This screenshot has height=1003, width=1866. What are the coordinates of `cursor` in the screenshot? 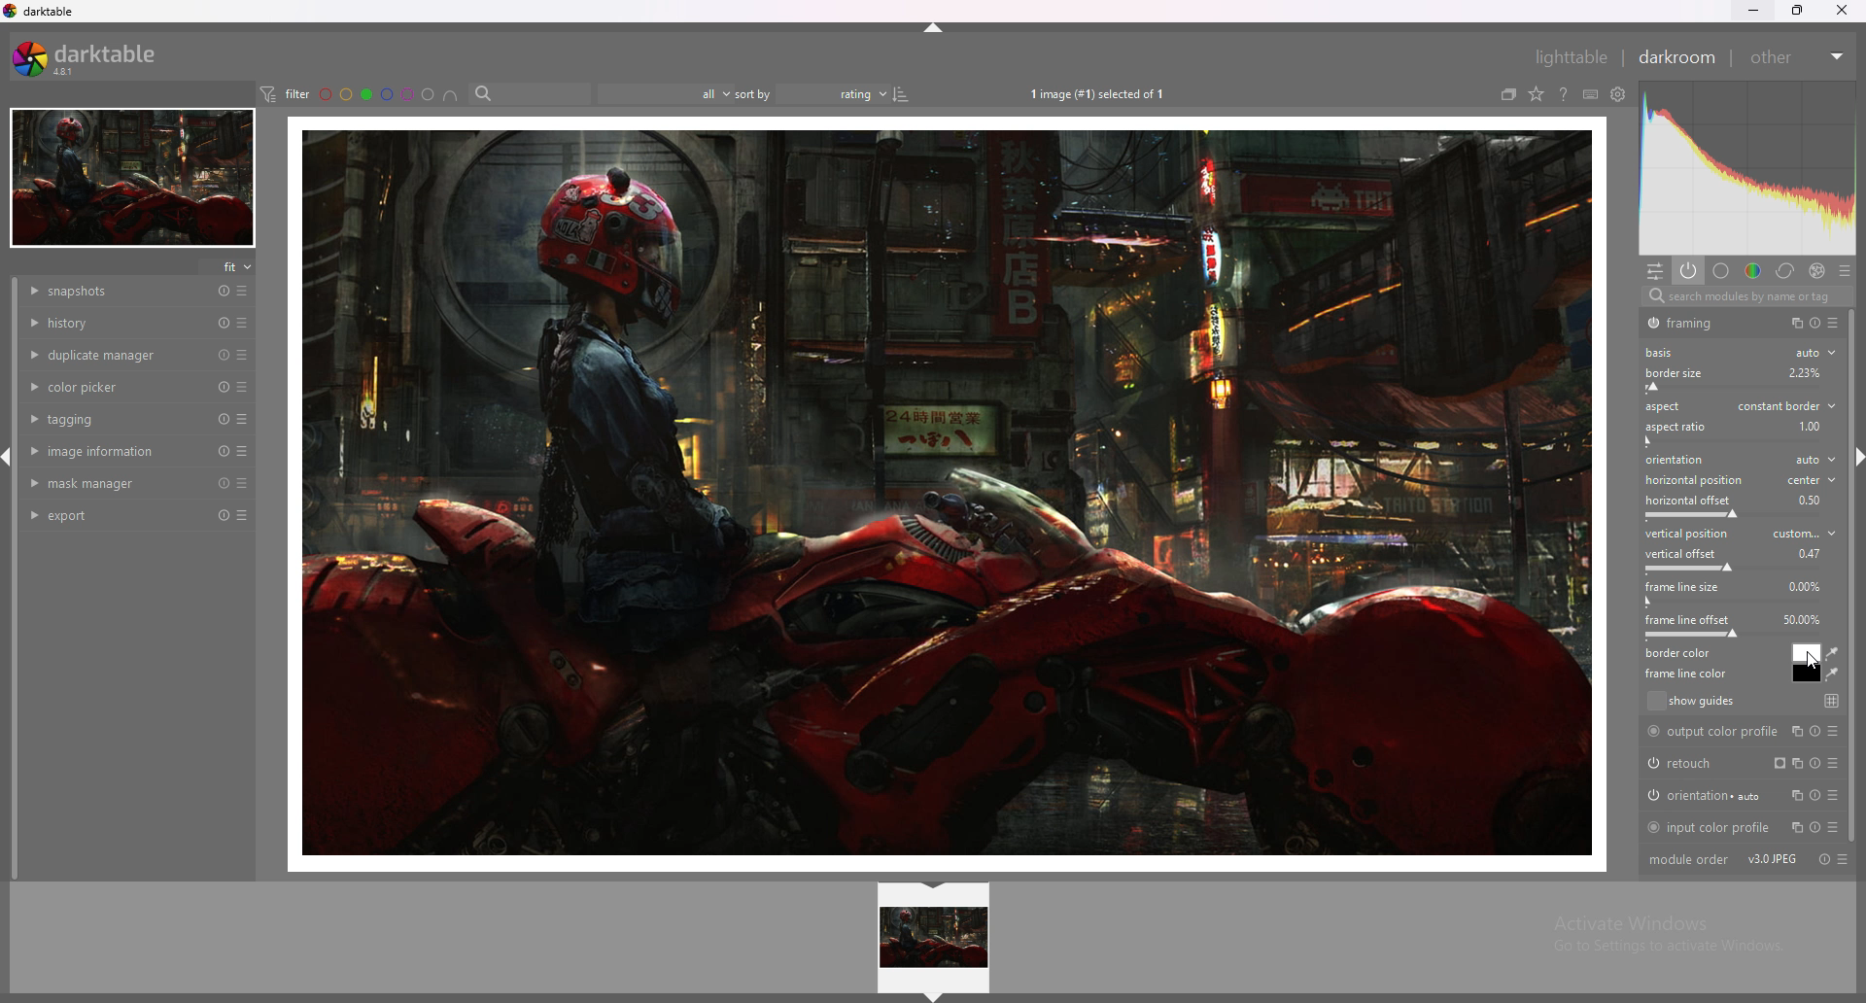 It's located at (1808, 661).